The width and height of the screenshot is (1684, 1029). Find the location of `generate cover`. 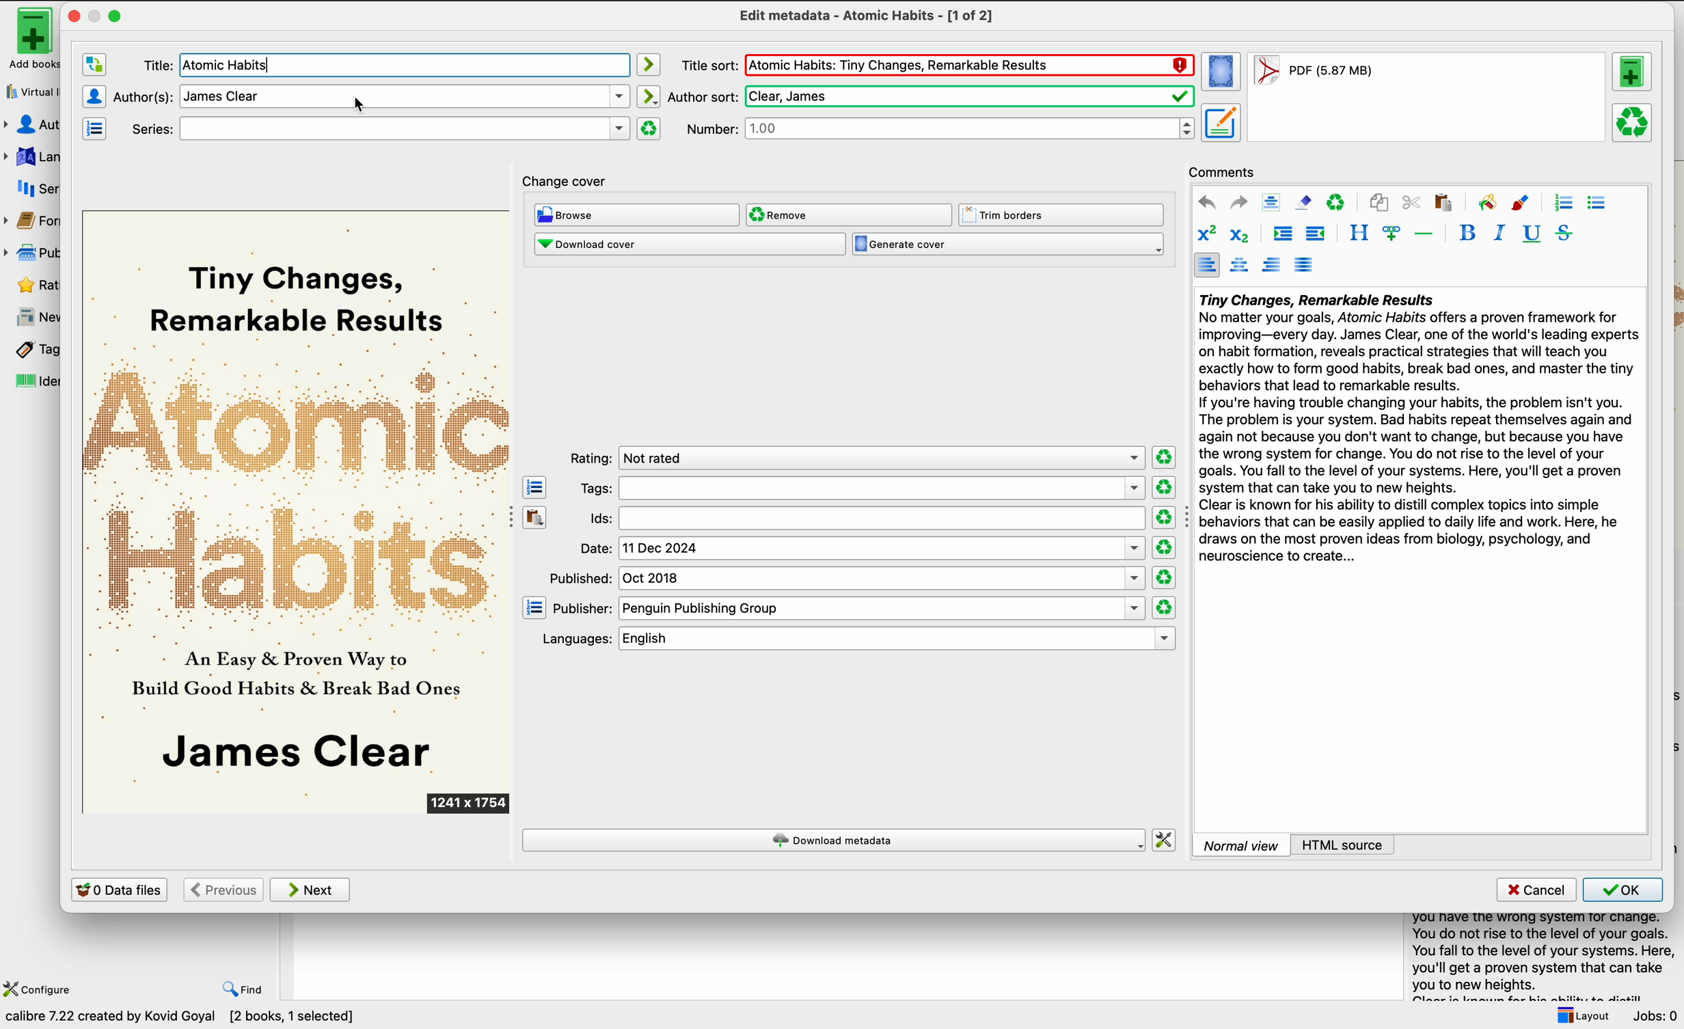

generate cover is located at coordinates (1008, 245).